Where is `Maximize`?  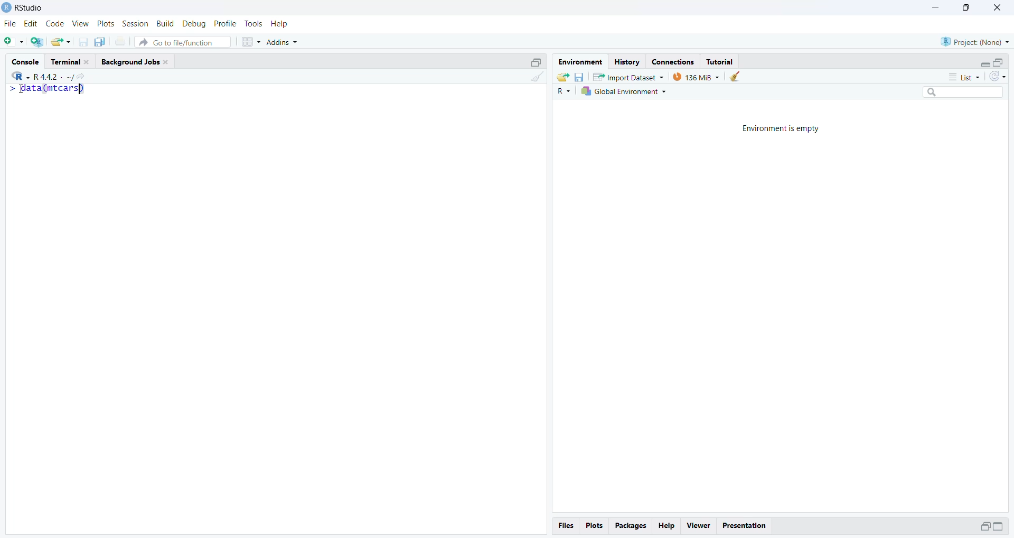
Maximize is located at coordinates (1001, 526).